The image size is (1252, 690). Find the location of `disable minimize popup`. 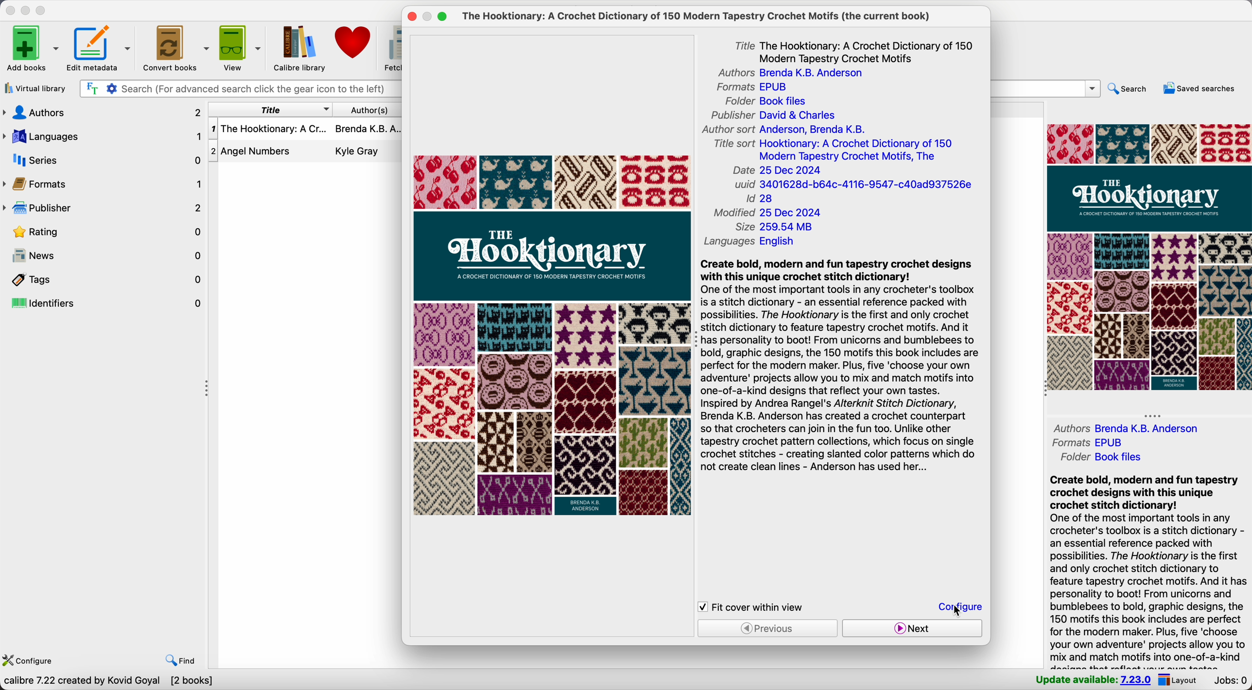

disable minimize popup is located at coordinates (430, 17).